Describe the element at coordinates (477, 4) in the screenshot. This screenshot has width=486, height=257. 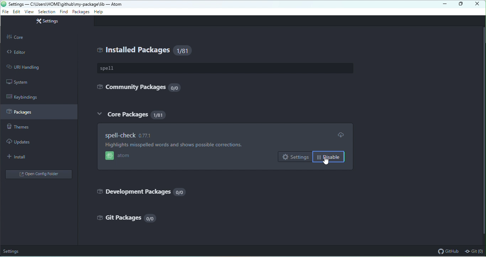
I see `close` at that location.